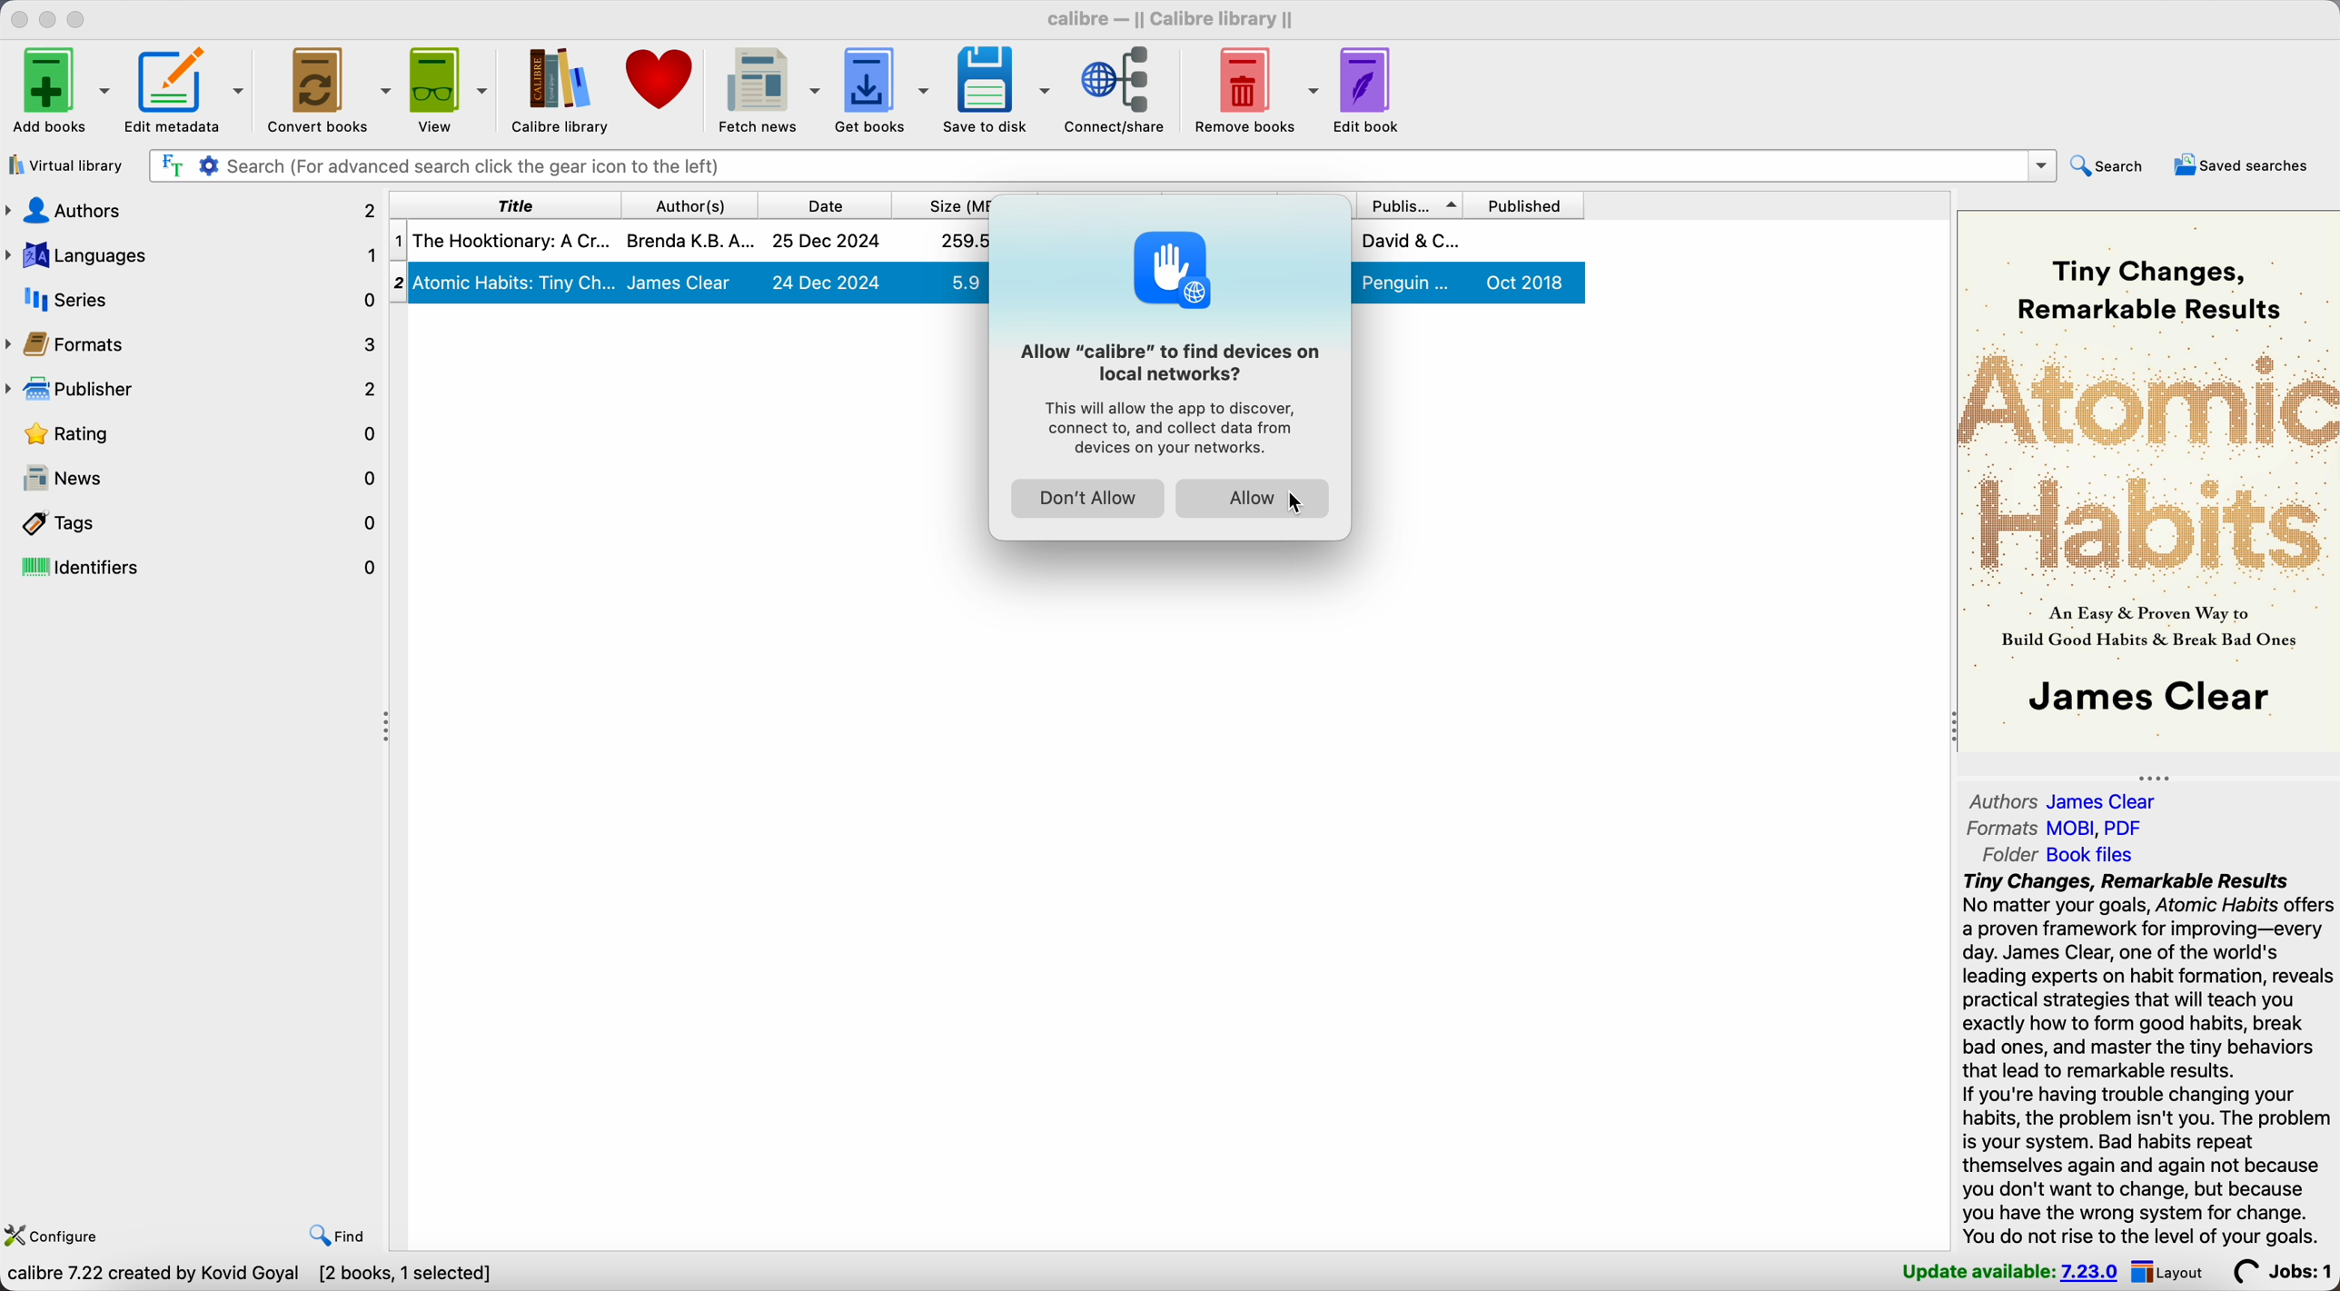  Describe the element at coordinates (827, 242) in the screenshot. I see `25 Dec 2024` at that location.